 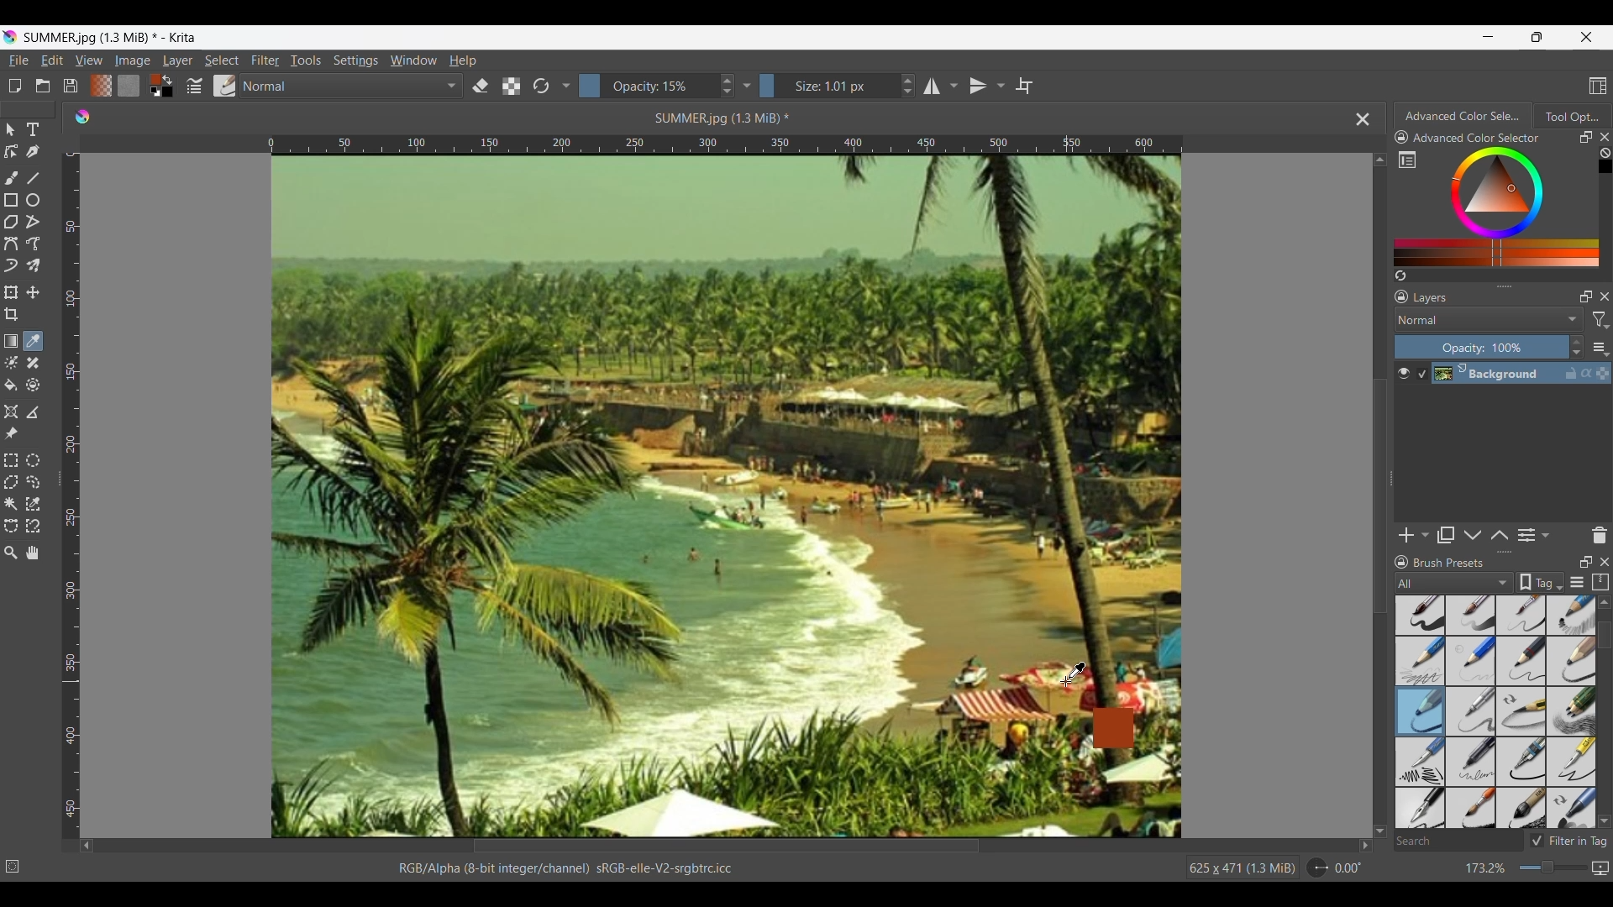 I want to click on Assistant tool, so click(x=12, y=412).